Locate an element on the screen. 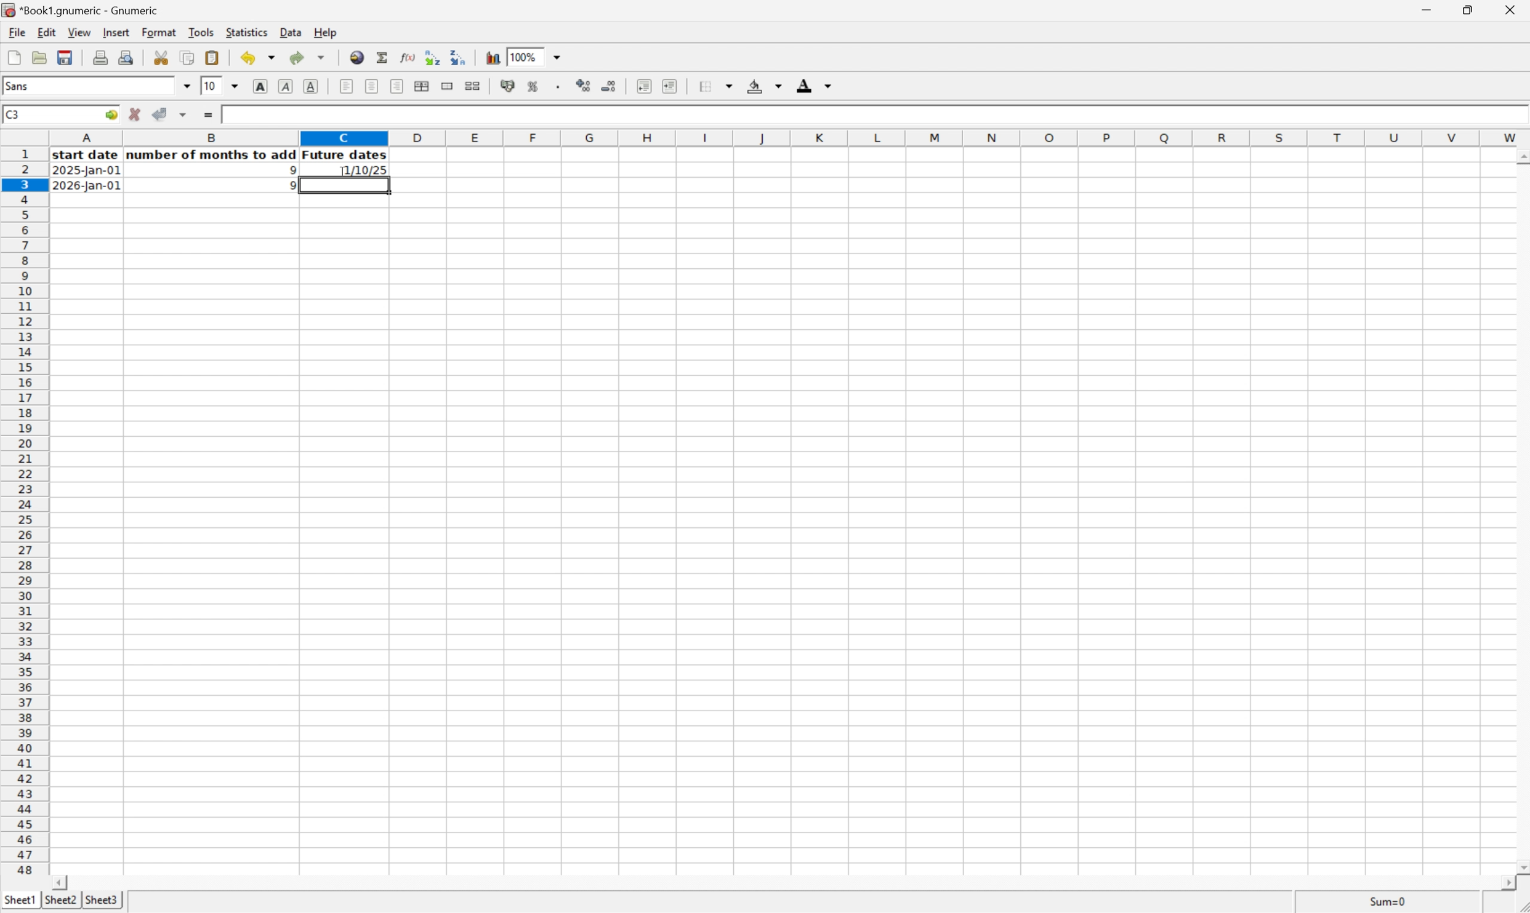 The width and height of the screenshot is (1530, 913). Scroll Right is located at coordinates (1504, 883).